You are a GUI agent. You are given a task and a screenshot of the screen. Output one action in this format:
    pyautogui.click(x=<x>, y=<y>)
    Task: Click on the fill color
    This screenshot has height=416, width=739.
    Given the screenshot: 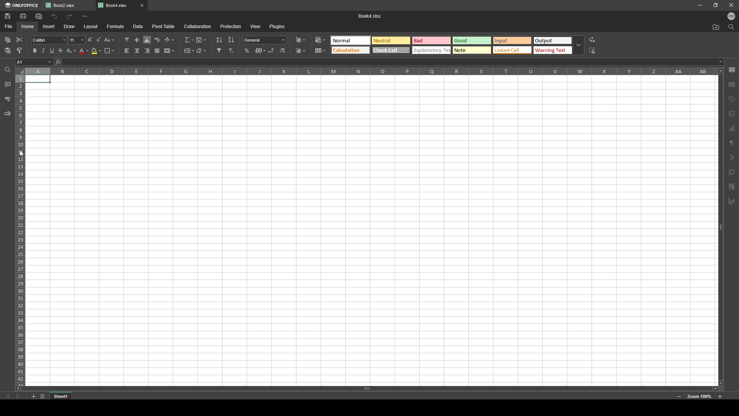 What is the action you would take?
    pyautogui.click(x=97, y=51)
    